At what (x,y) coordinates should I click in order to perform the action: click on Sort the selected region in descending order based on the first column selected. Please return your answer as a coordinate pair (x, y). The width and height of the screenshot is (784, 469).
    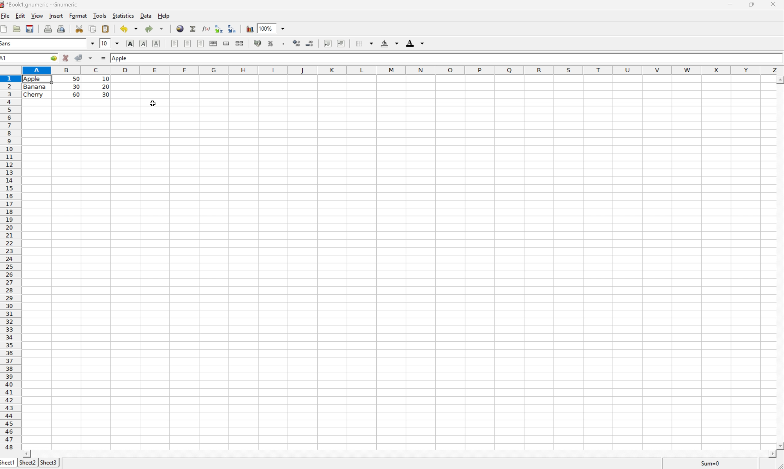
    Looking at the image, I should click on (232, 29).